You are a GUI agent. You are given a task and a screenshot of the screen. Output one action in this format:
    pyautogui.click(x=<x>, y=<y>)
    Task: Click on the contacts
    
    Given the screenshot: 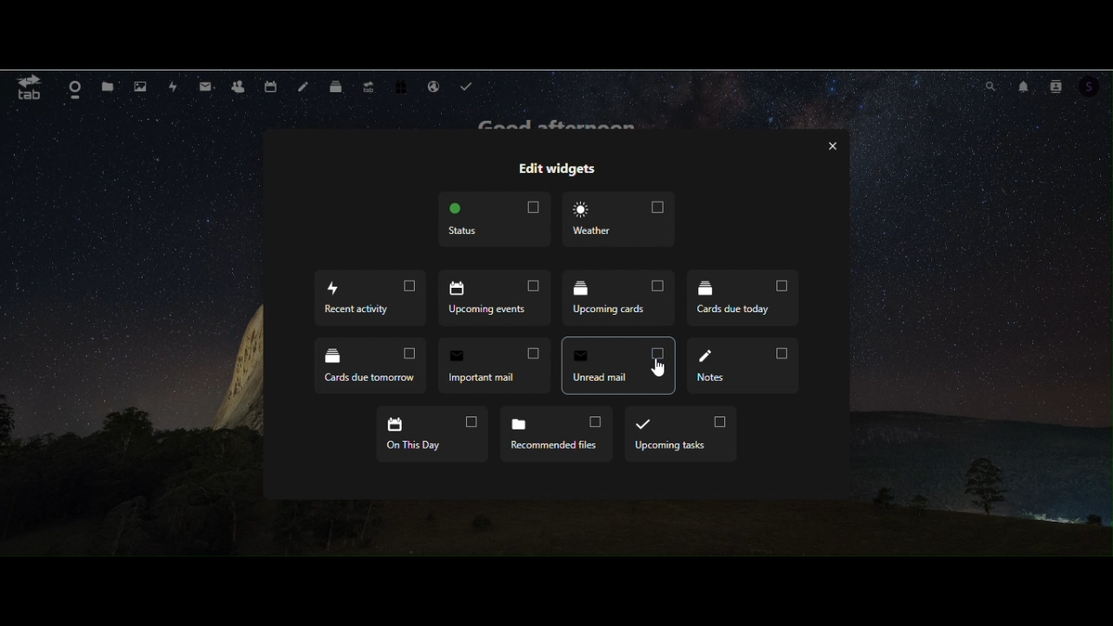 What is the action you would take?
    pyautogui.click(x=1059, y=84)
    